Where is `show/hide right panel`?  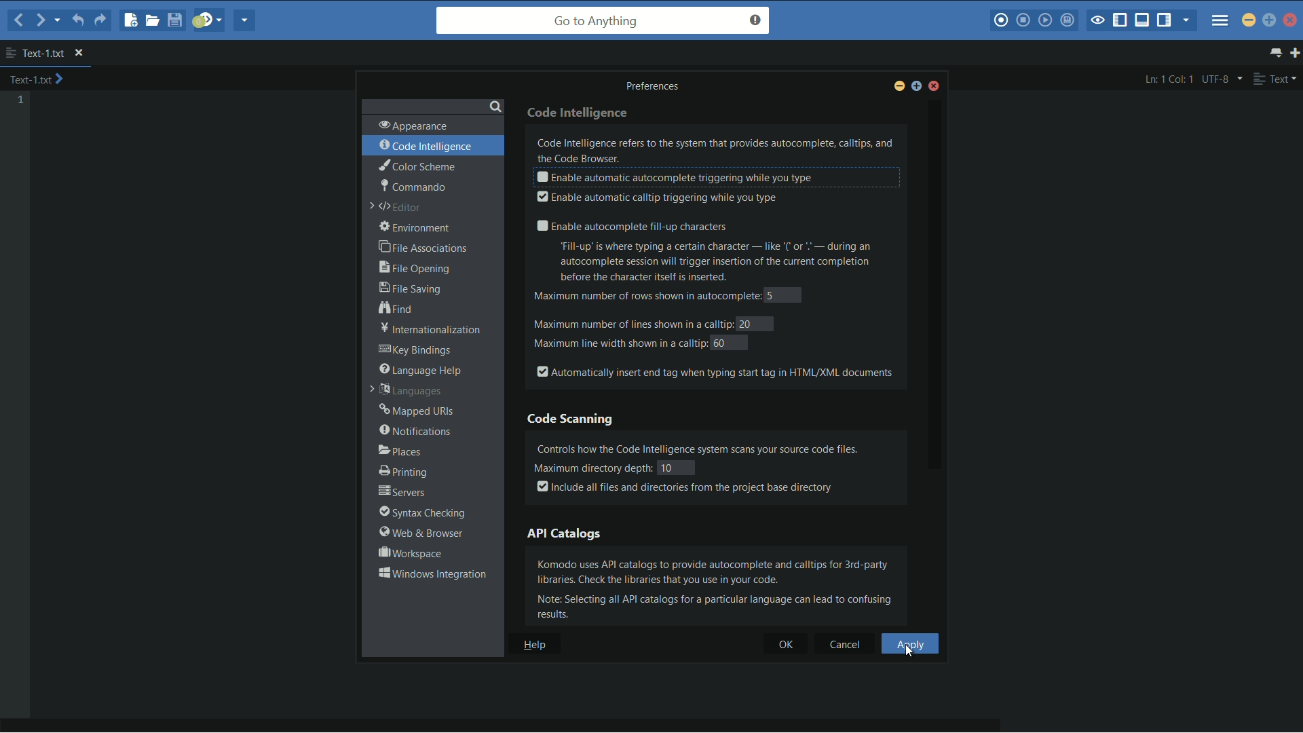 show/hide right panel is located at coordinates (1164, 20).